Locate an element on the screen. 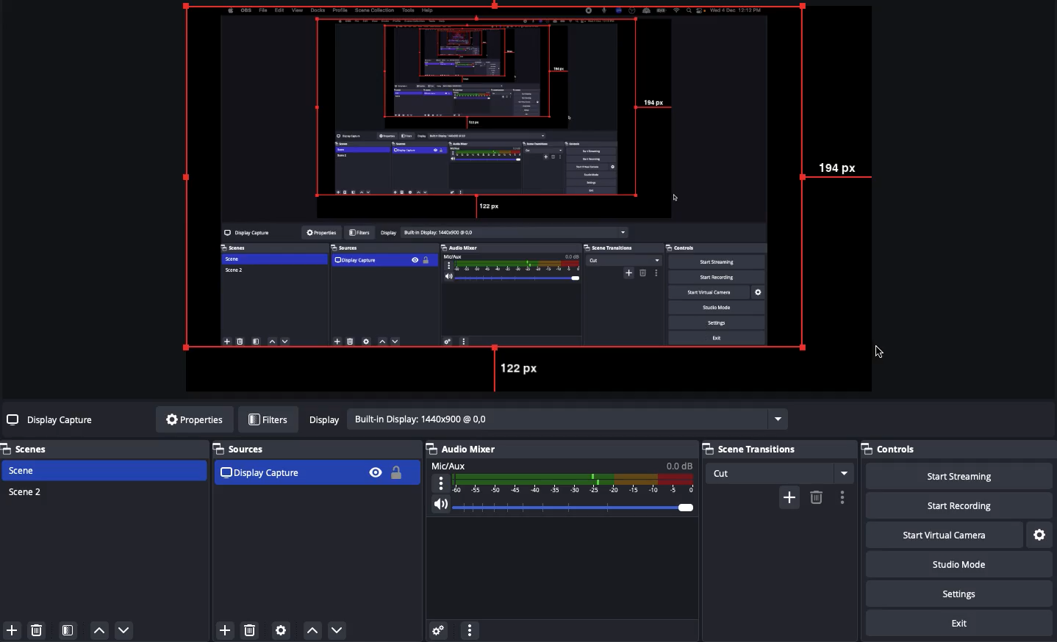 This screenshot has width=1057, height=642. Down is located at coordinates (338, 628).